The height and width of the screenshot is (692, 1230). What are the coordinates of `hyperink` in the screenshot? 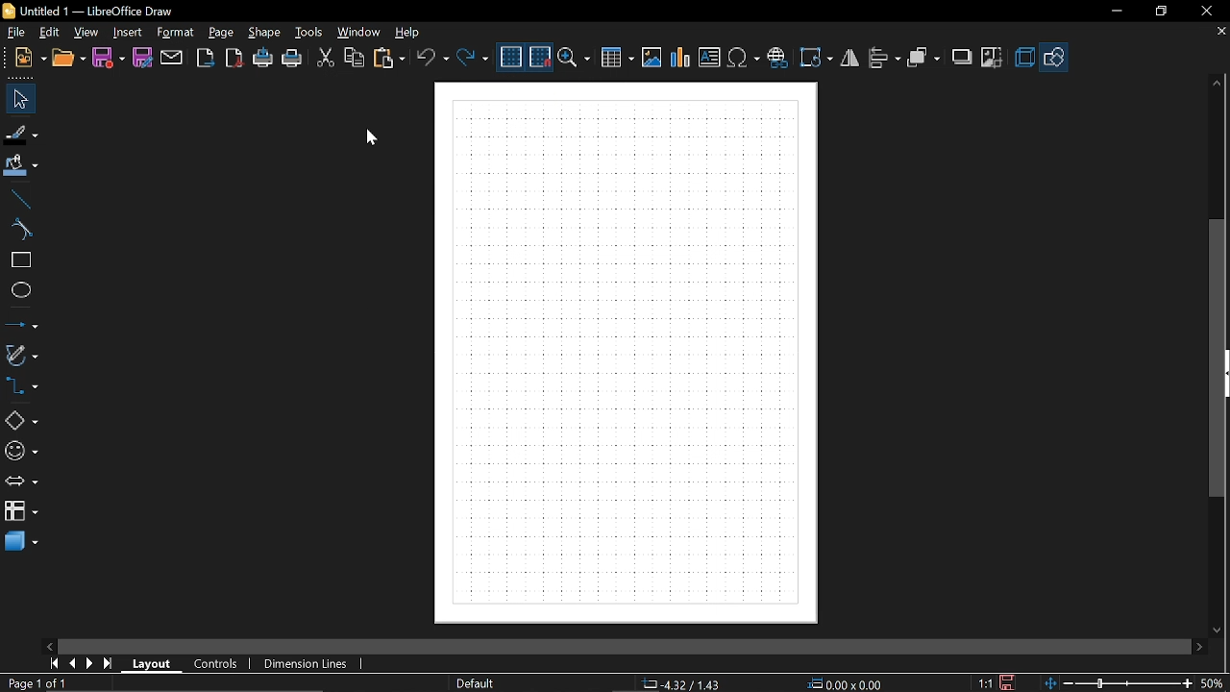 It's located at (777, 56).